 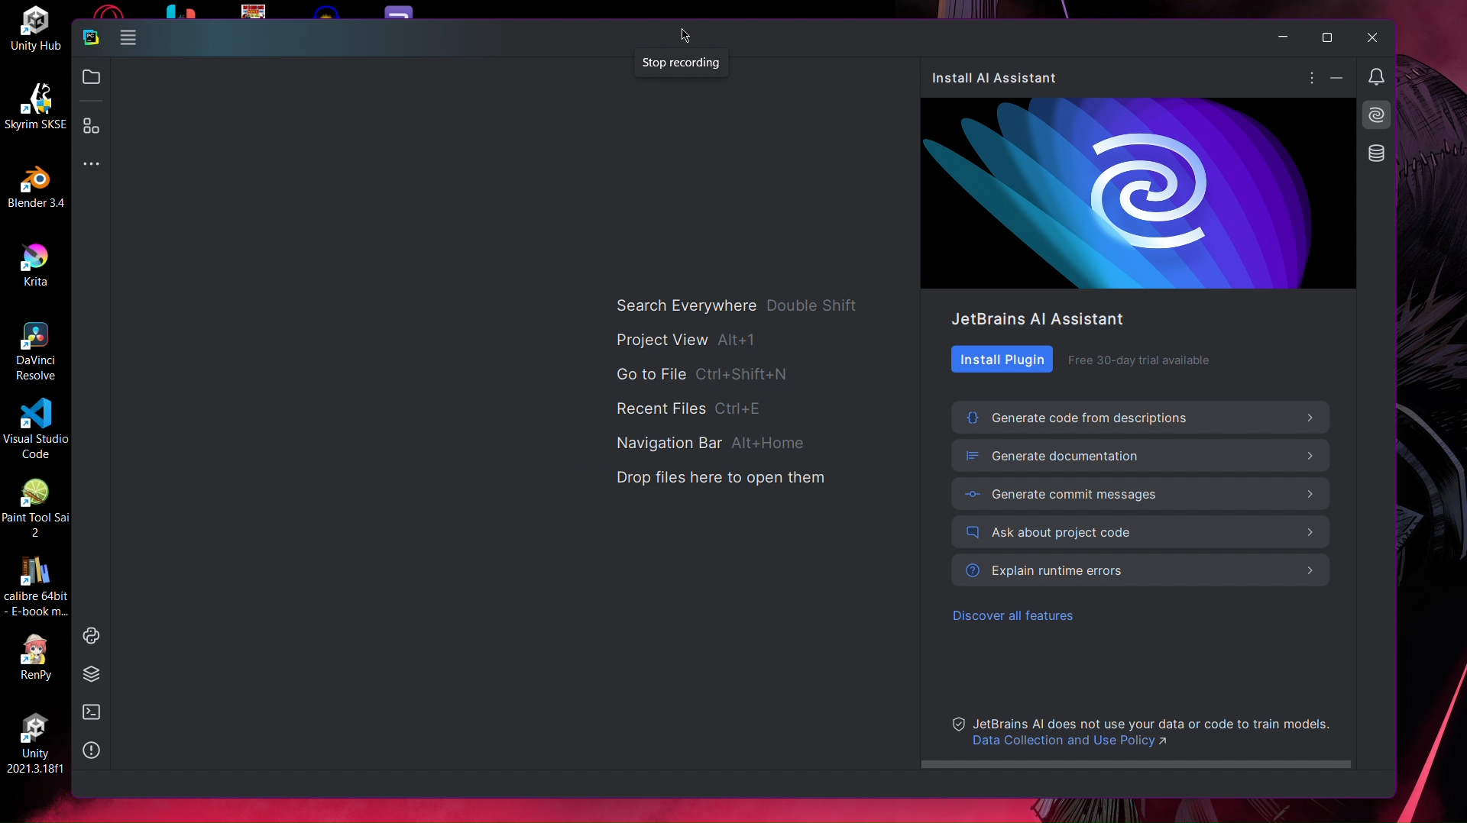 I want to click on Generate documentation, so click(x=1145, y=455).